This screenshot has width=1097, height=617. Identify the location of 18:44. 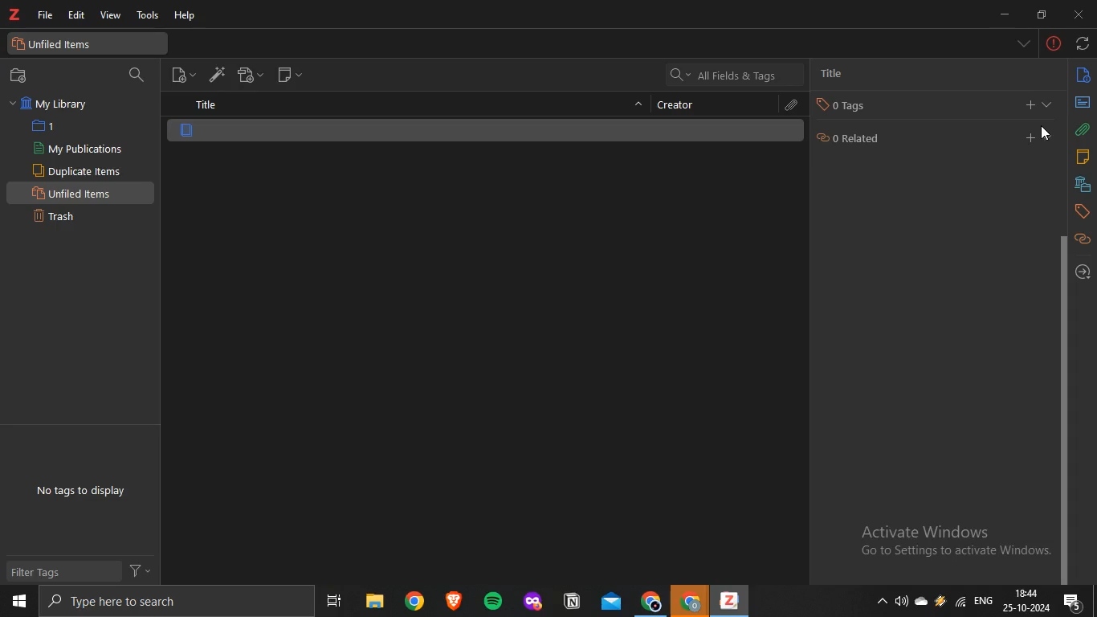
(1023, 591).